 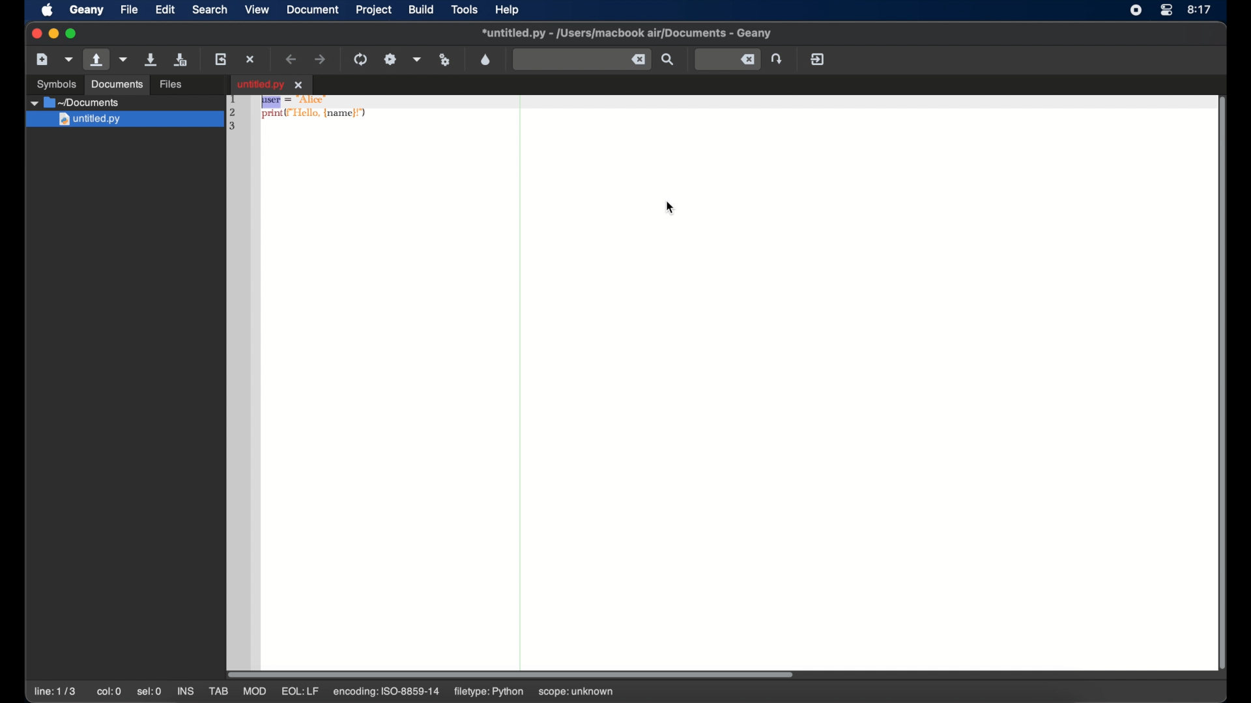 I want to click on save all open files, so click(x=180, y=59).